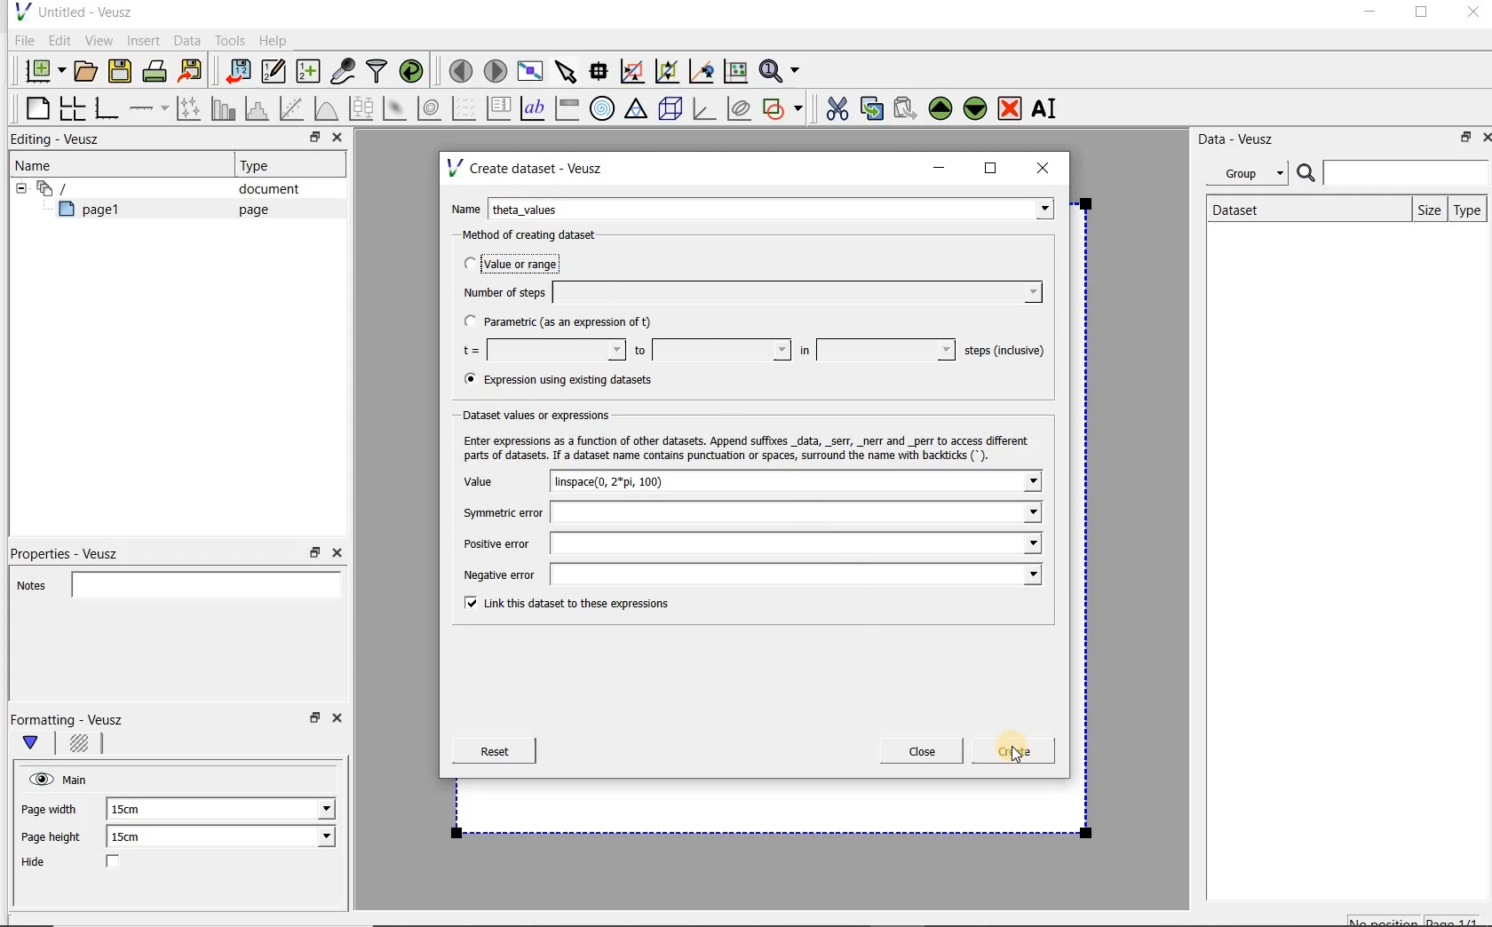 The width and height of the screenshot is (1492, 927). What do you see at coordinates (746, 512) in the screenshot?
I see `Symmetric error` at bounding box center [746, 512].